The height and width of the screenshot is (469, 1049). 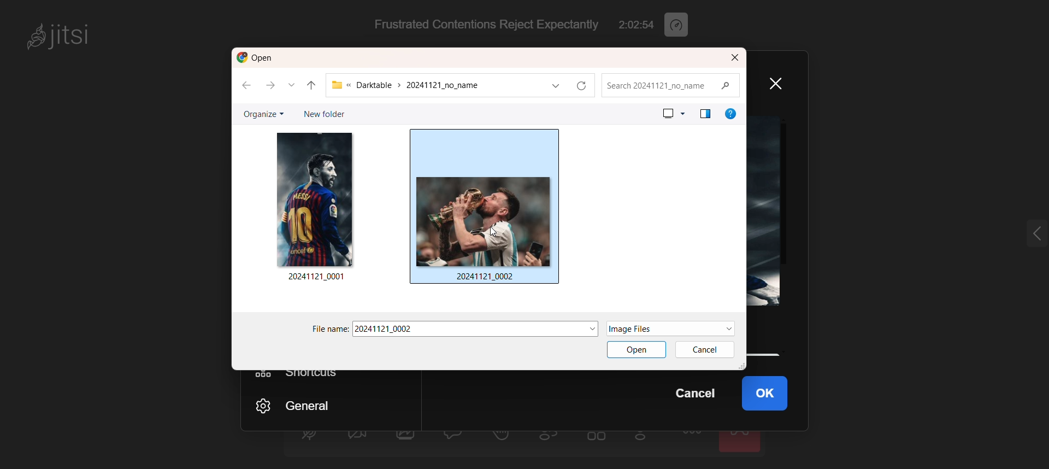 What do you see at coordinates (259, 58) in the screenshot?
I see `logo` at bounding box center [259, 58].